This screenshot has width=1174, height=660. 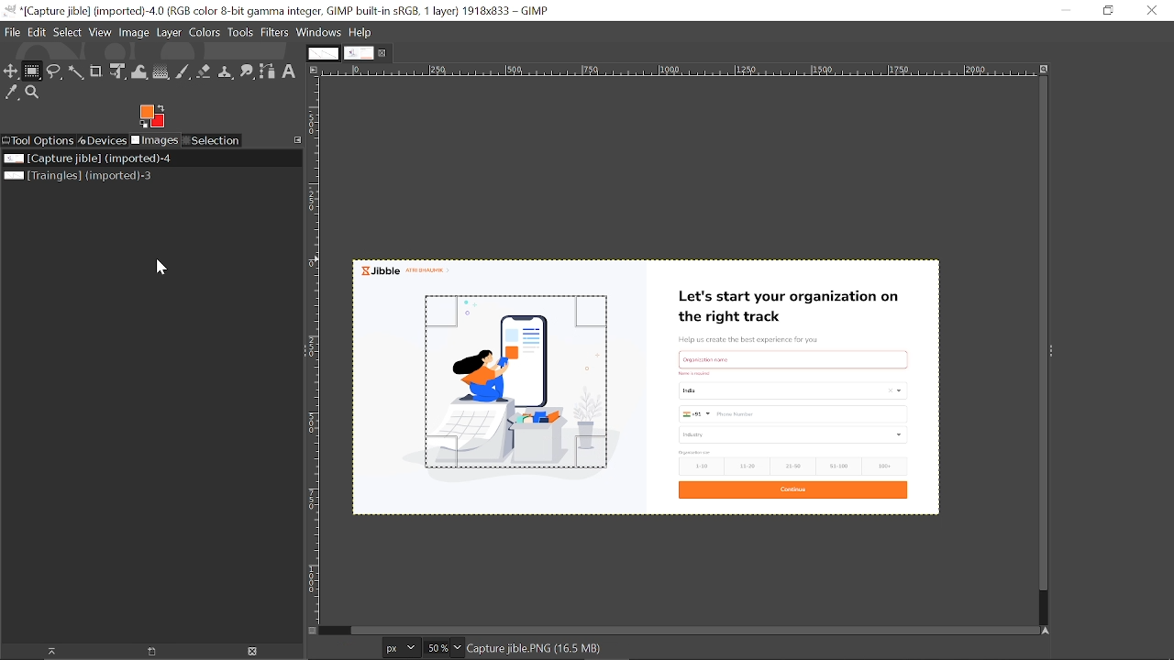 I want to click on Devices, so click(x=105, y=139).